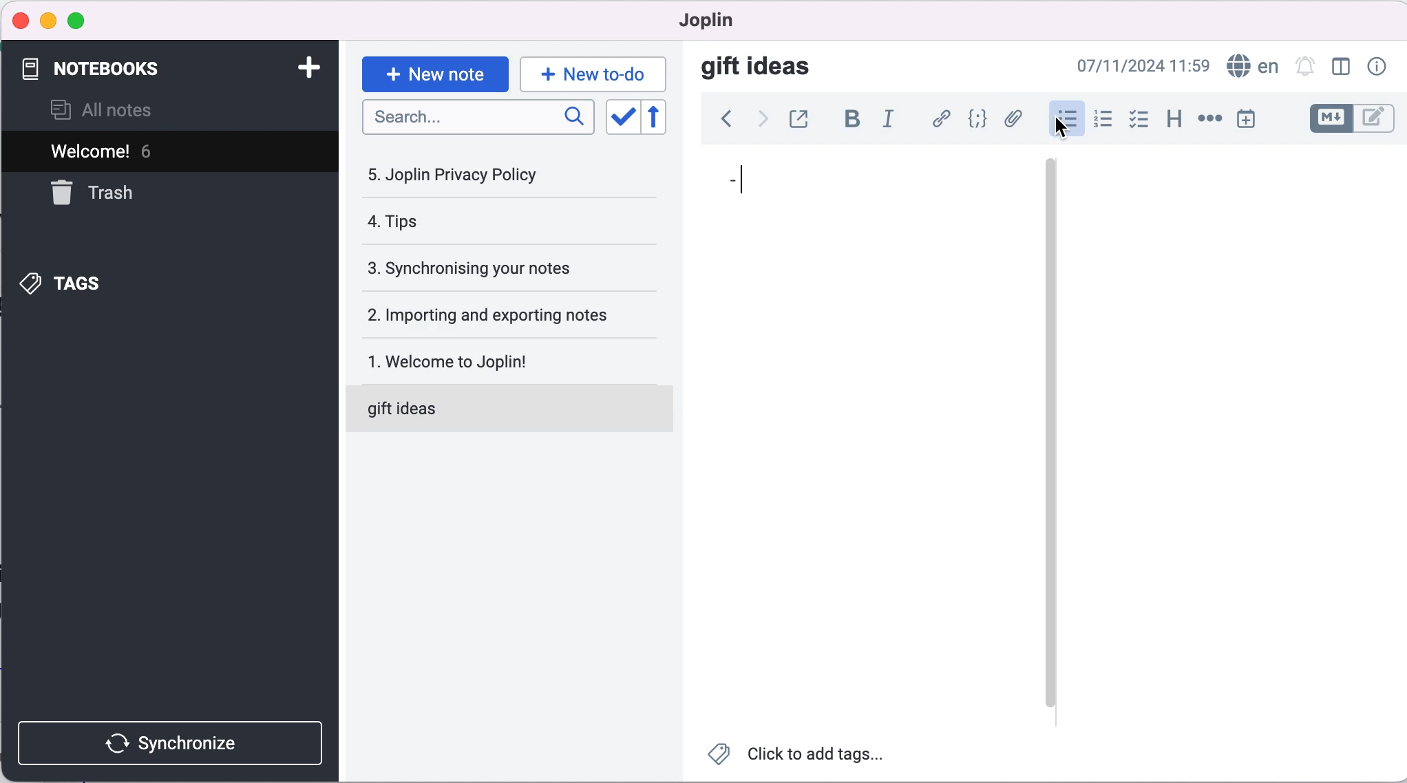 This screenshot has width=1407, height=783. Describe the element at coordinates (505, 314) in the screenshot. I see `importing and exporting notes` at that location.